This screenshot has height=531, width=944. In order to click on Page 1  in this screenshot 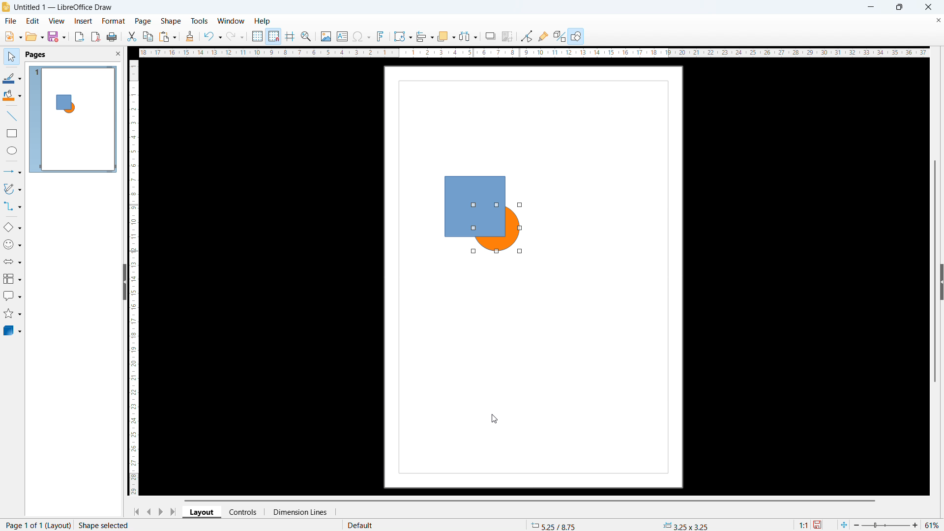, I will do `click(74, 120)`.